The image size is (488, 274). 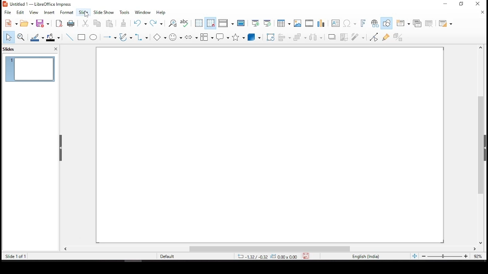 I want to click on ellipse, so click(x=94, y=37).